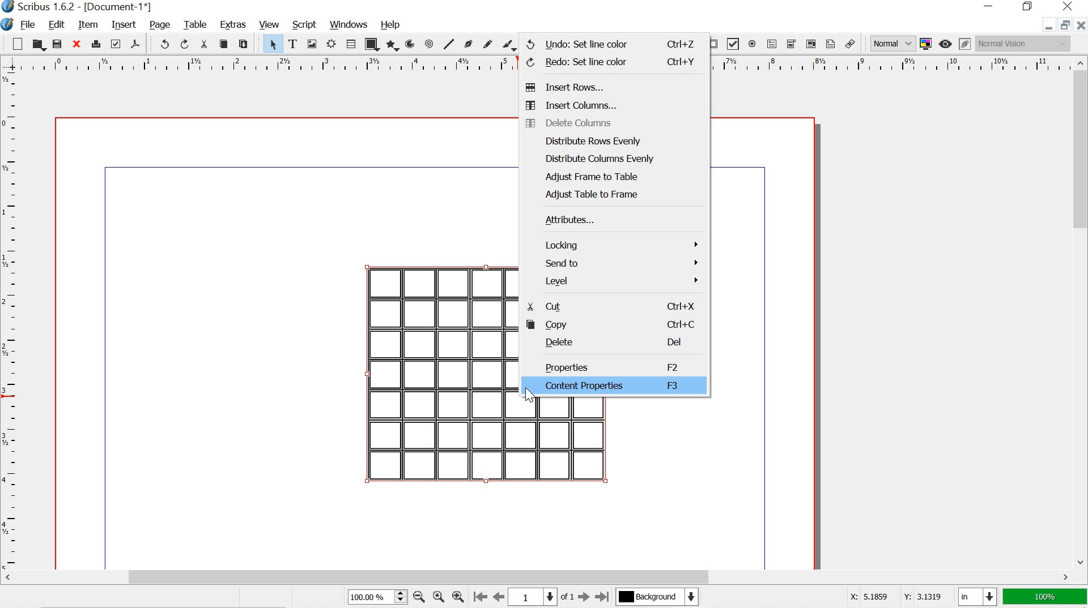 This screenshot has width=1088, height=608. What do you see at coordinates (524, 395) in the screenshot?
I see `cursor` at bounding box center [524, 395].